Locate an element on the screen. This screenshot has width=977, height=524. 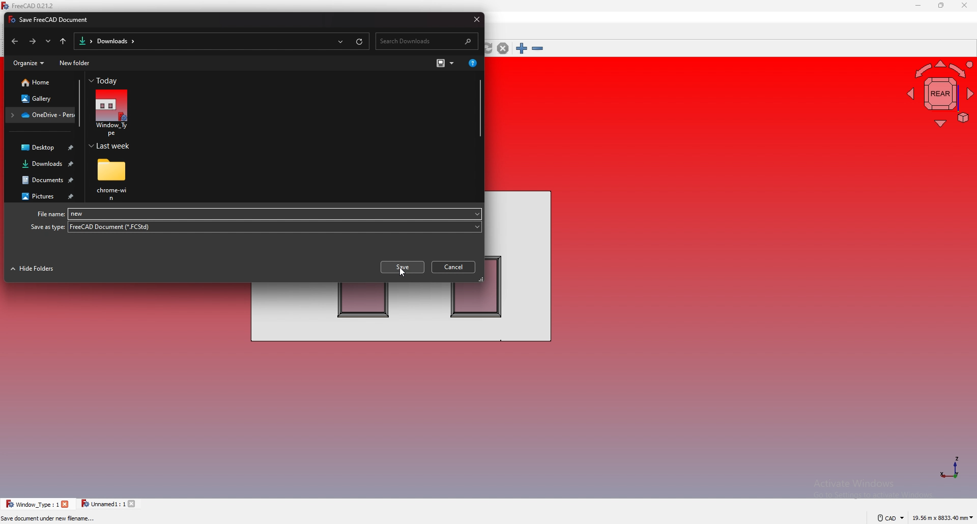
cancel is located at coordinates (455, 266).